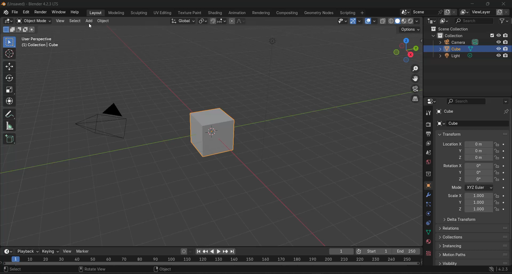 This screenshot has width=512, height=274. I want to click on shading, so click(418, 21).